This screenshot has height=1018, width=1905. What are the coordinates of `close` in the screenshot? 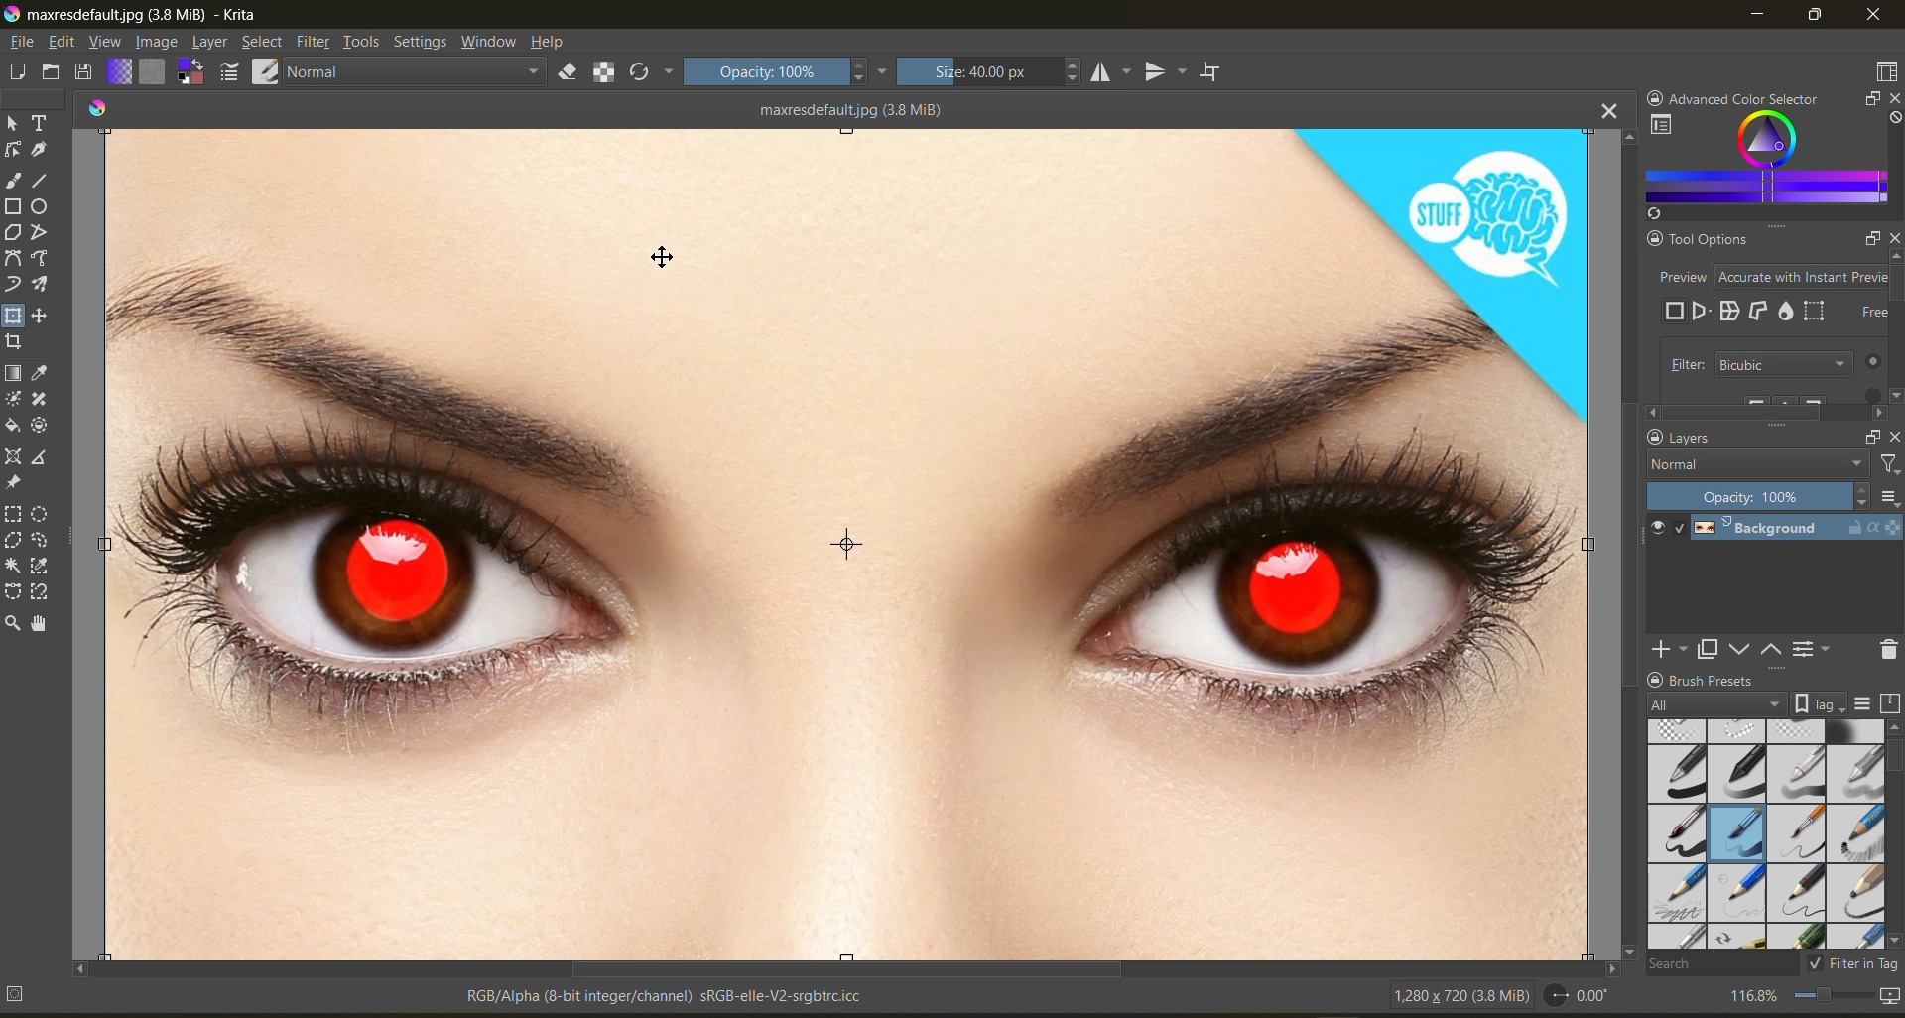 It's located at (1873, 17).